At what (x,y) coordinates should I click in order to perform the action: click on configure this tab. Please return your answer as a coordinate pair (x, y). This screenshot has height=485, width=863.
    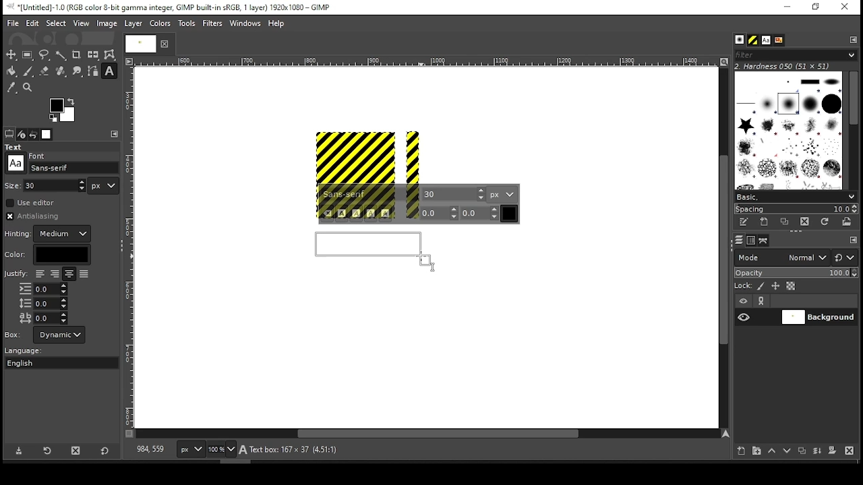
    Looking at the image, I should click on (116, 134).